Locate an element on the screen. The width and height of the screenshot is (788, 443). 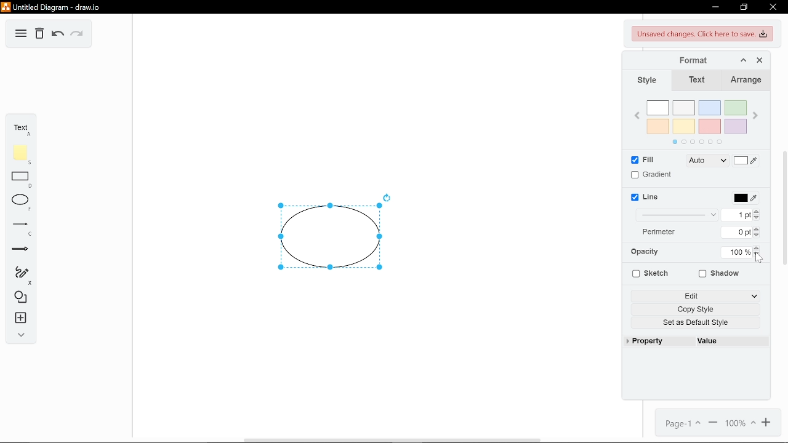
Curretn perimeter is located at coordinates (738, 233).